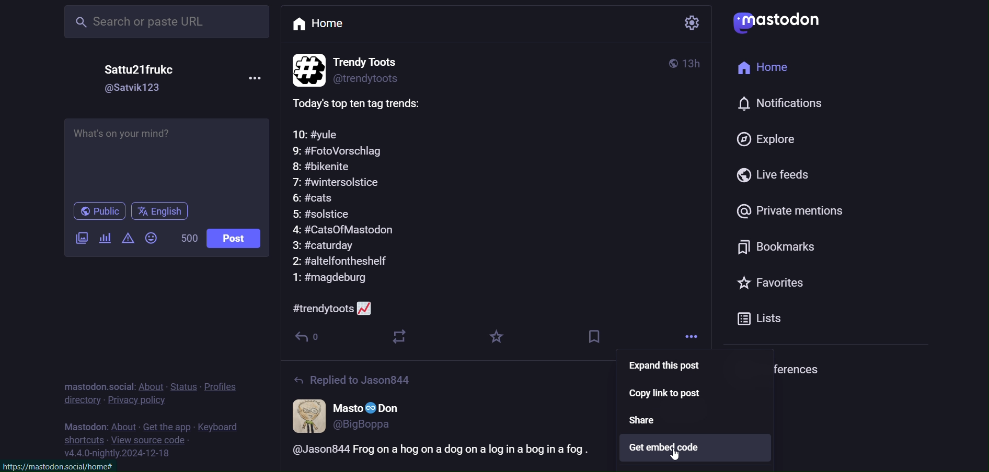 This screenshot has height=472, width=989. What do you see at coordinates (142, 401) in the screenshot?
I see `privacy policy` at bounding box center [142, 401].